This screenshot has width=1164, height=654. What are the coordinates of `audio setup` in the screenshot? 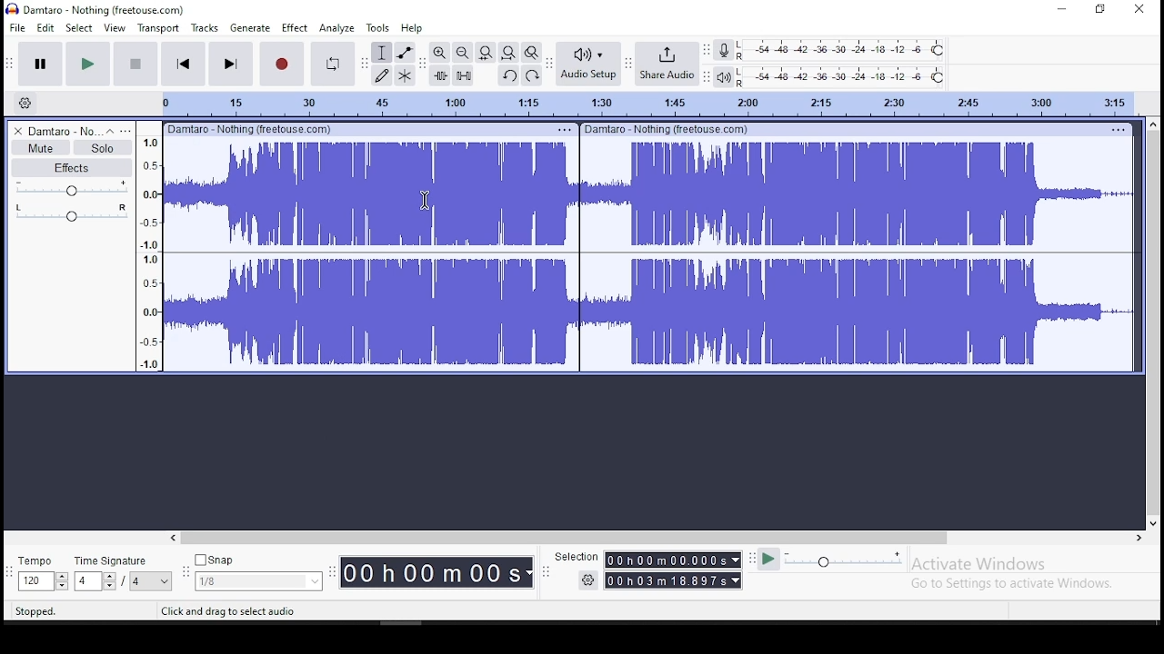 It's located at (587, 64).